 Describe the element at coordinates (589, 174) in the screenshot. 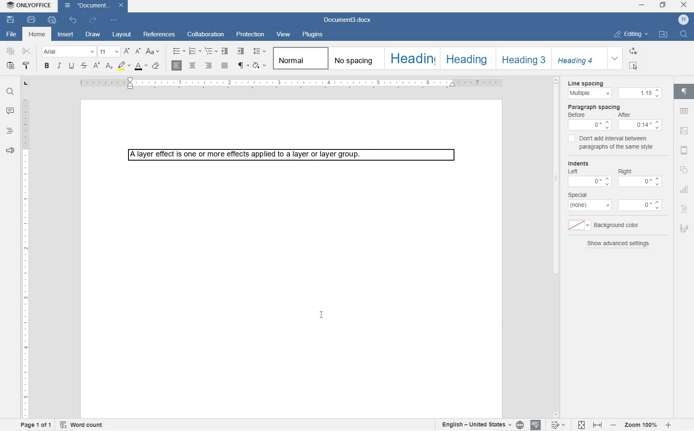

I see `Indents Left` at that location.